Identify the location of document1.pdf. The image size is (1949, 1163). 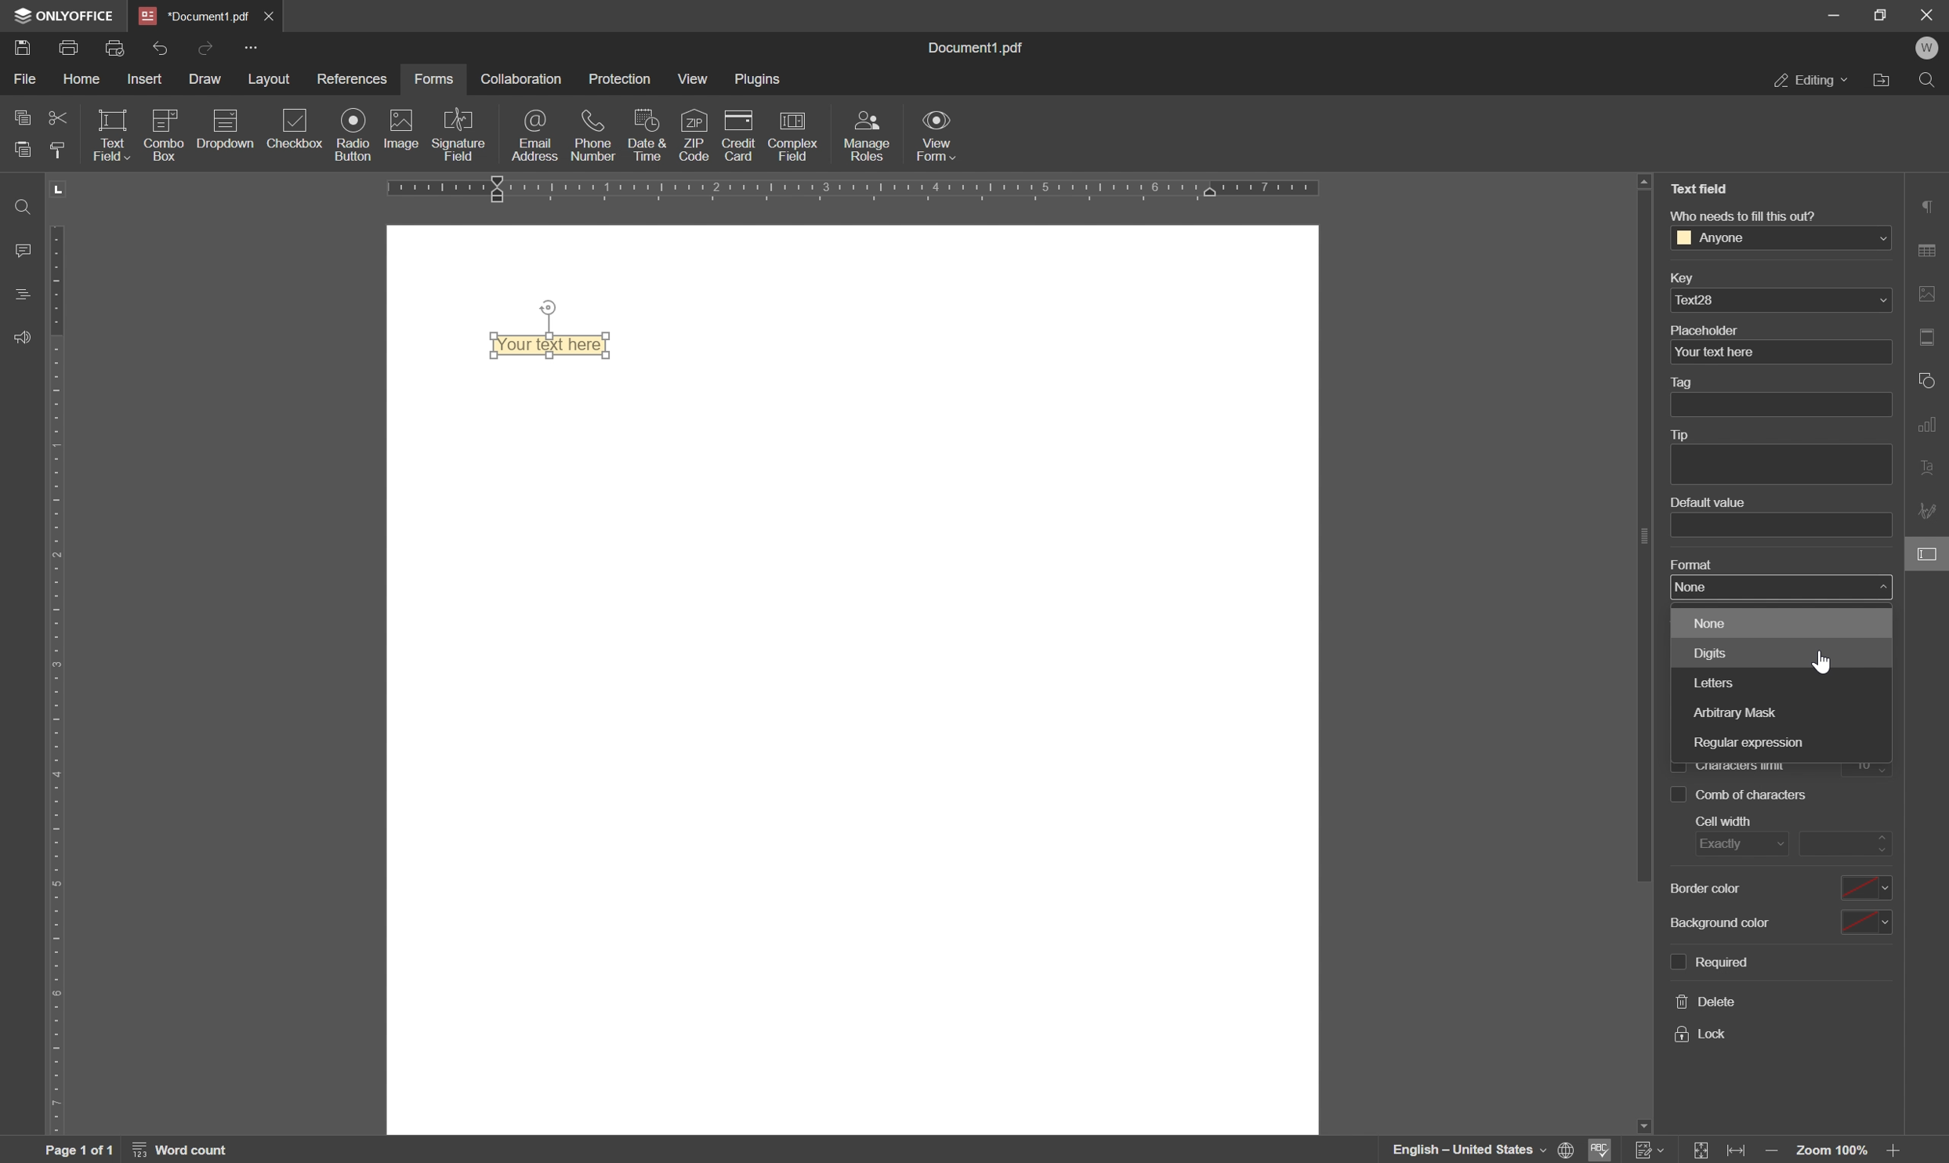
(968, 46).